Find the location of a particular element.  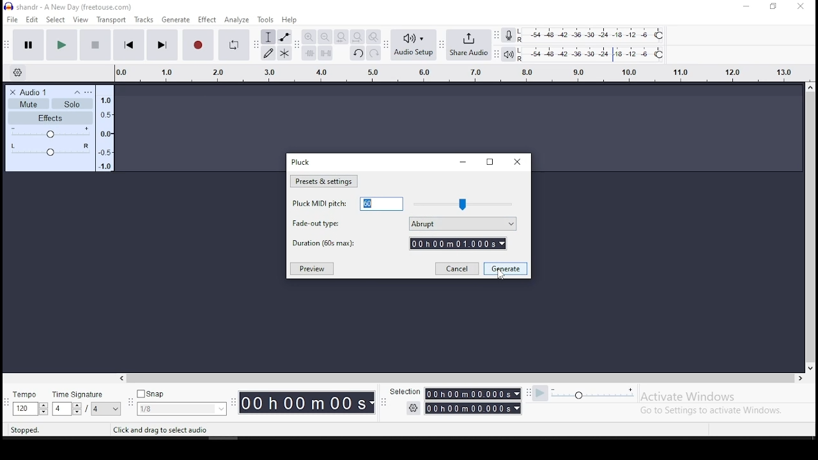

enable looping is located at coordinates (234, 45).